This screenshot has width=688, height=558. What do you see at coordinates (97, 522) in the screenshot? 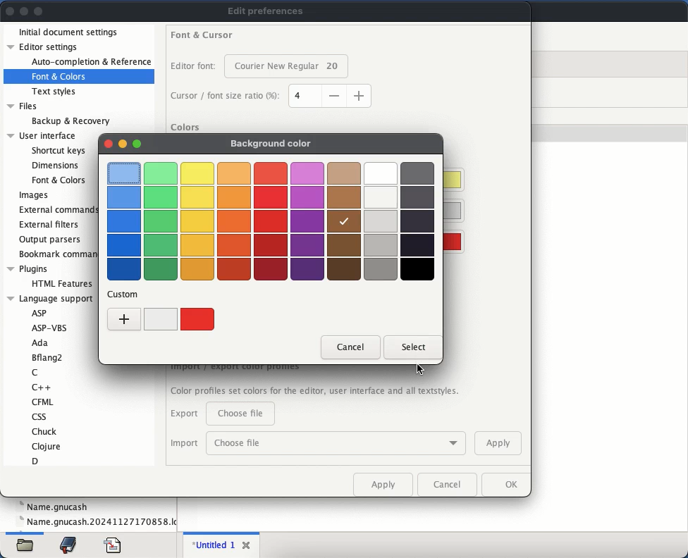
I see `name.gnucash` at bounding box center [97, 522].